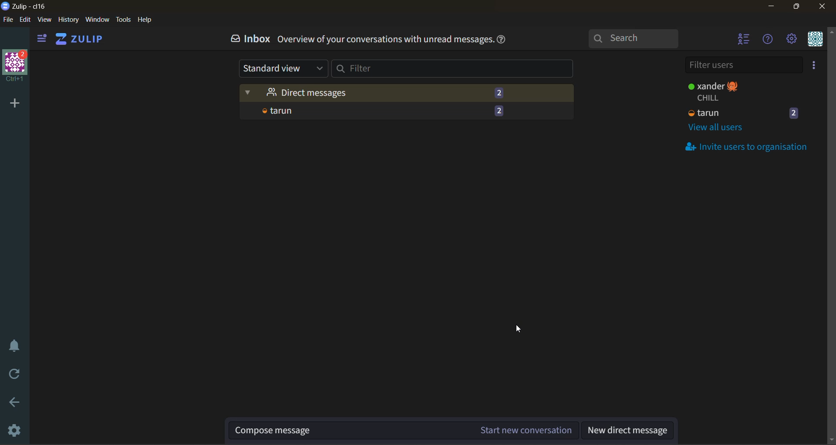 The height and width of the screenshot is (445, 836). I want to click on enable do not disturb, so click(13, 349).